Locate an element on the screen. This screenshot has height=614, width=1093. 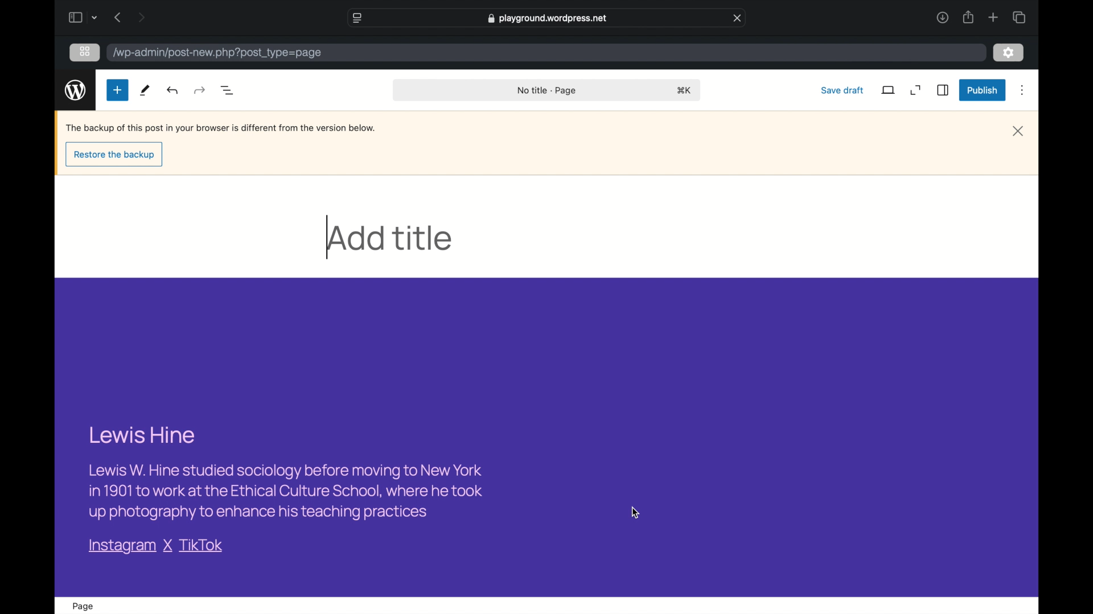
page is located at coordinates (83, 606).